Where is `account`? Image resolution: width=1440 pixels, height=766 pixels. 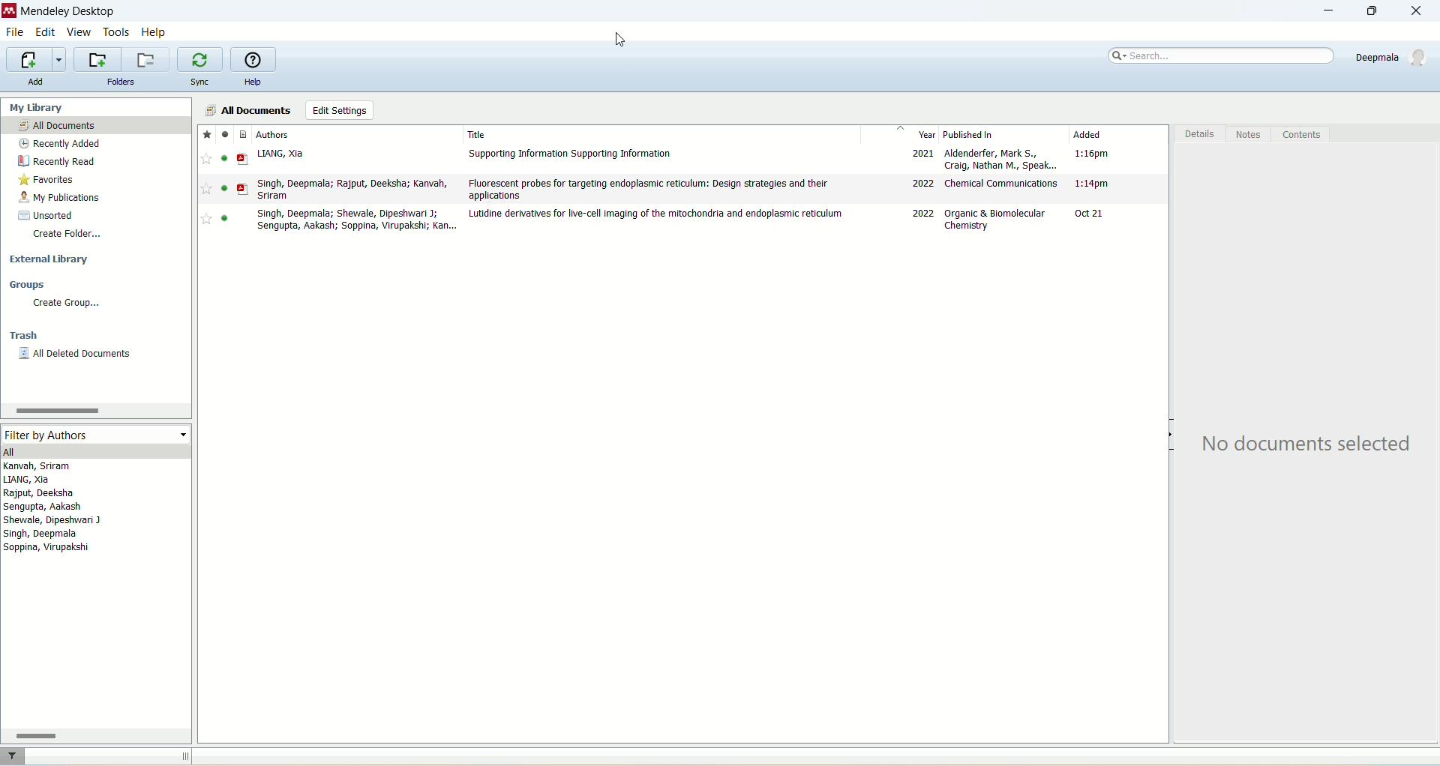
account is located at coordinates (1391, 55).